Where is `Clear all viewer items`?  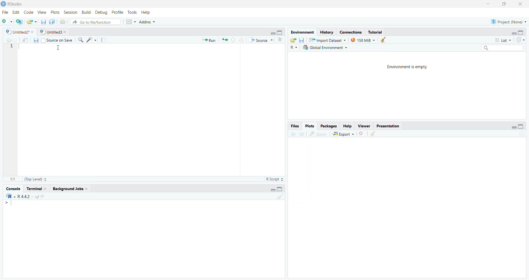
Clear all viewer items is located at coordinates (376, 134).